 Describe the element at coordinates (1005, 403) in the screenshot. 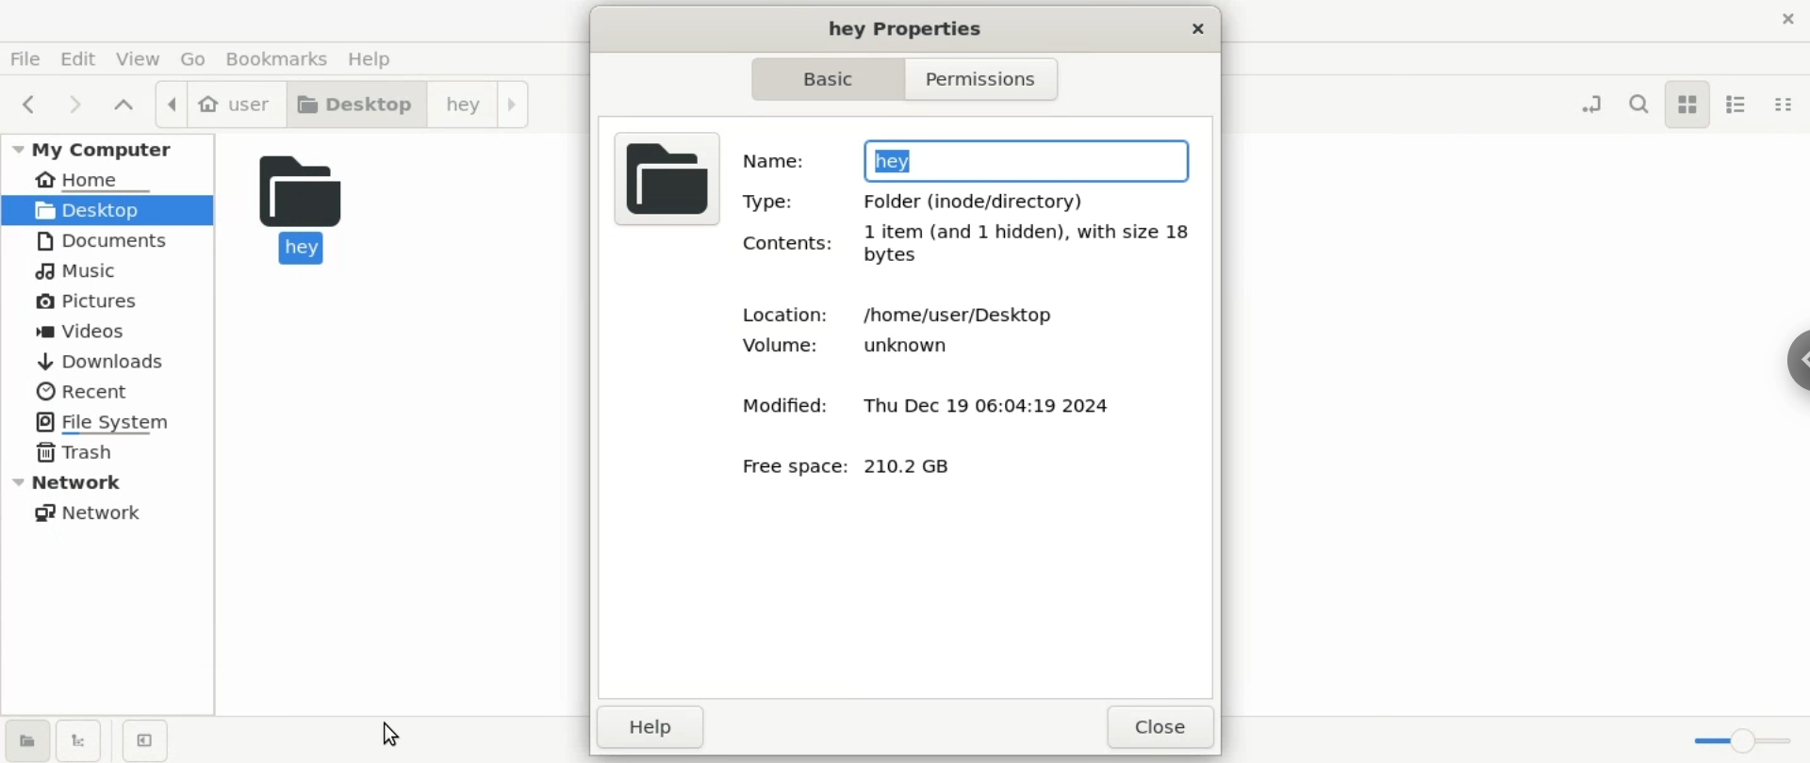

I see `Thu Dec 19 06:04:19 2024` at that location.